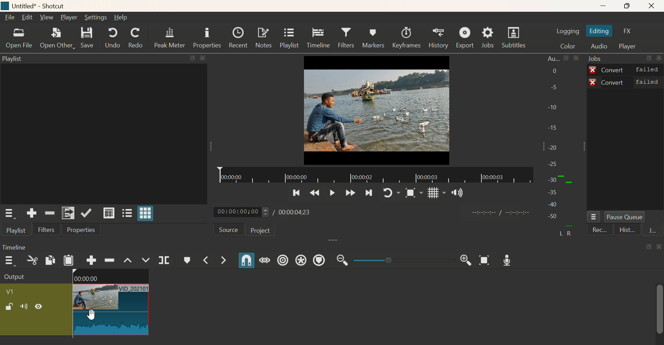 The height and width of the screenshot is (345, 664). I want to click on Play/Pause, so click(330, 195).